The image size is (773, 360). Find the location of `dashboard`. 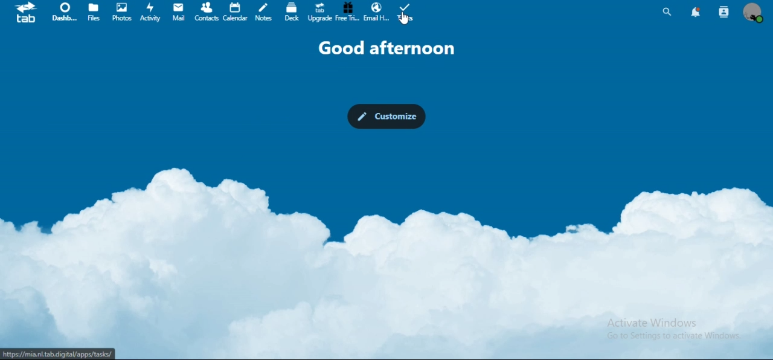

dashboard is located at coordinates (65, 11).